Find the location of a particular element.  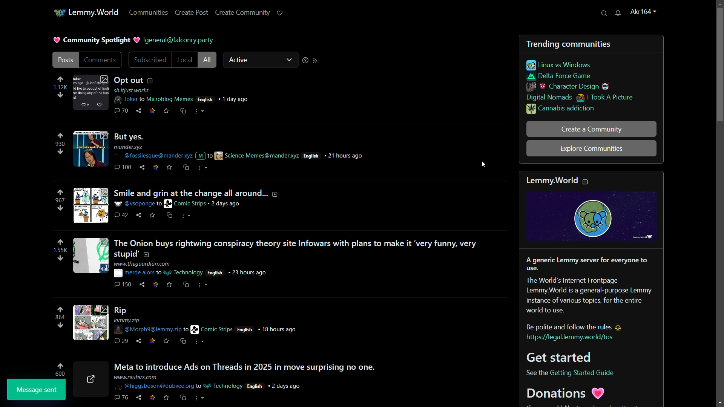

posts details is located at coordinates (207, 382).